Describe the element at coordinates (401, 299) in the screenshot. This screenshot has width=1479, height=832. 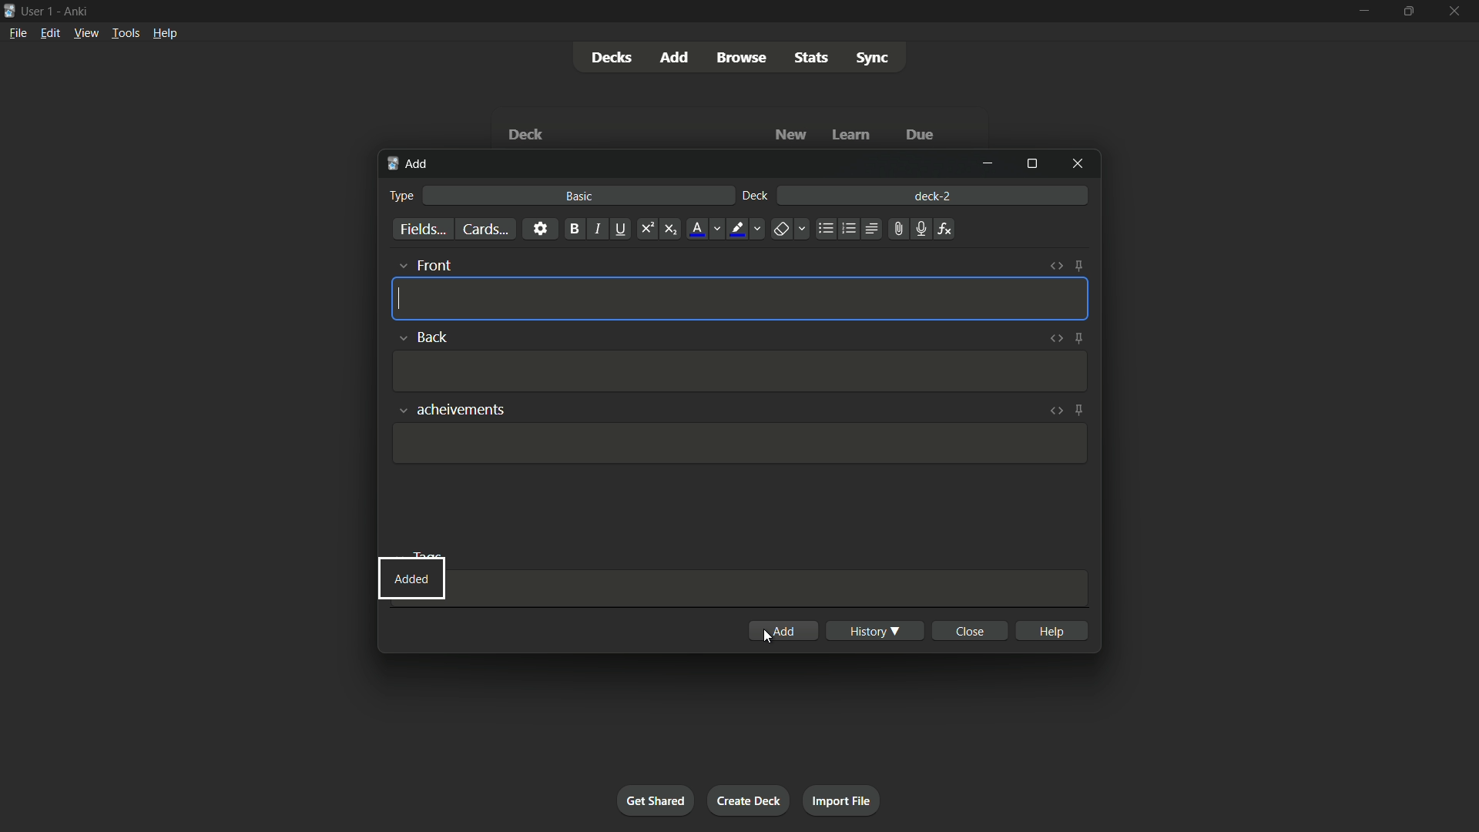
I see `typing cursor` at that location.